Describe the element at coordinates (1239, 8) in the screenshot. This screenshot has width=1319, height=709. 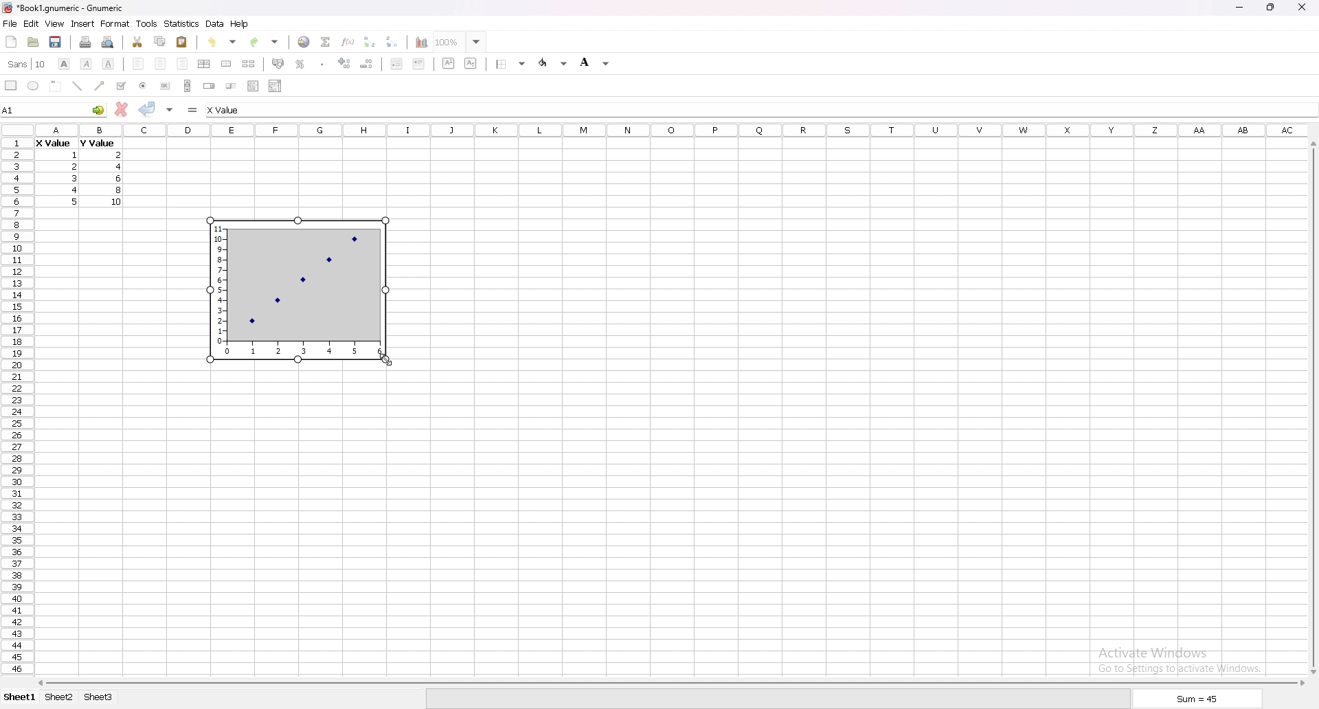
I see `minimize` at that location.